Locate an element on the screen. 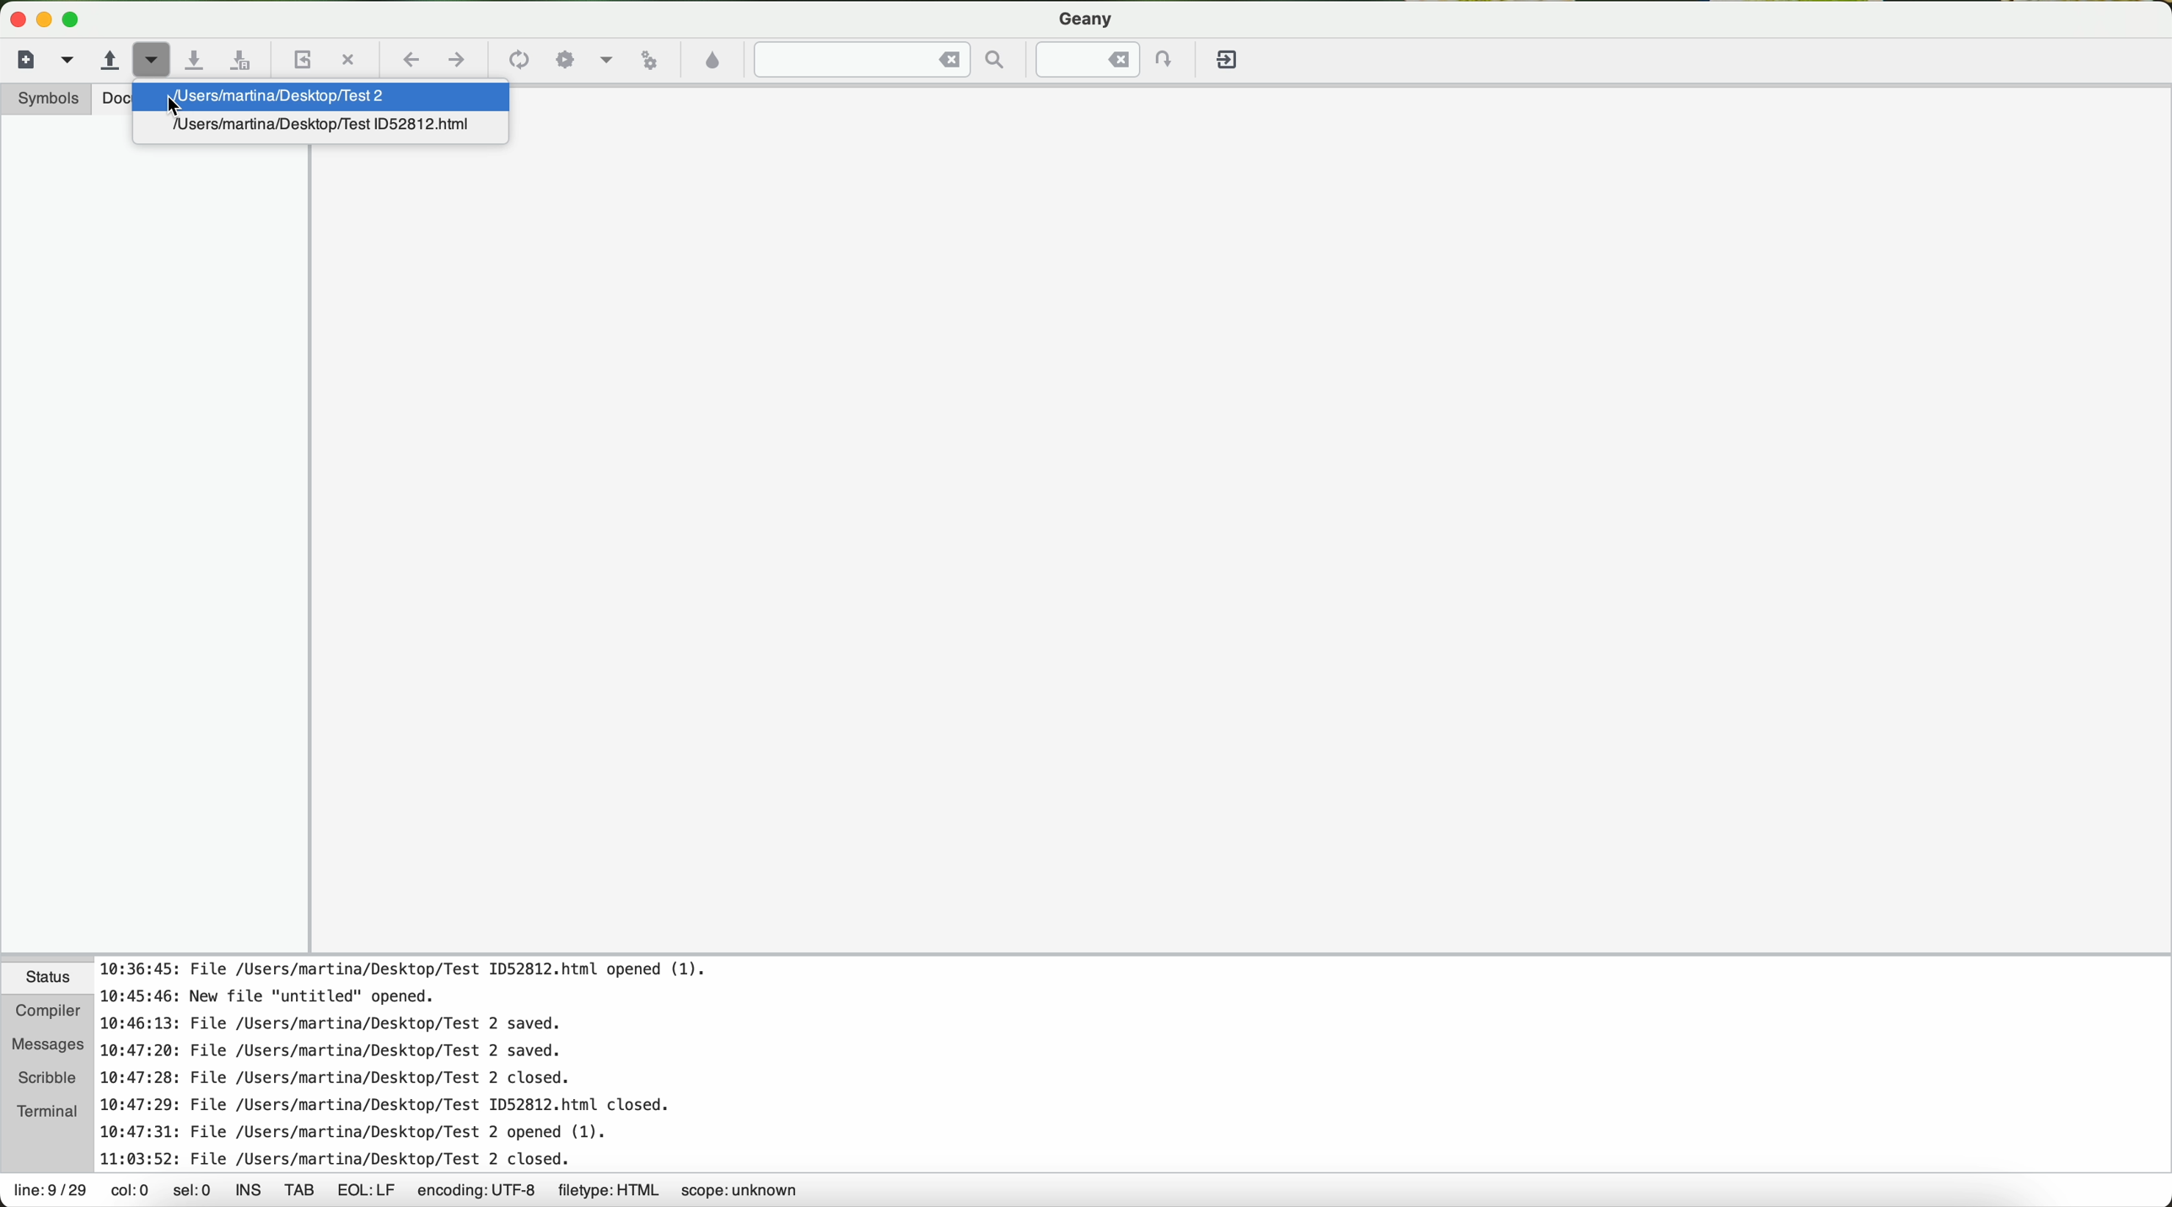 Image resolution: width=2172 pixels, height=1207 pixels. cursor is located at coordinates (172, 106).